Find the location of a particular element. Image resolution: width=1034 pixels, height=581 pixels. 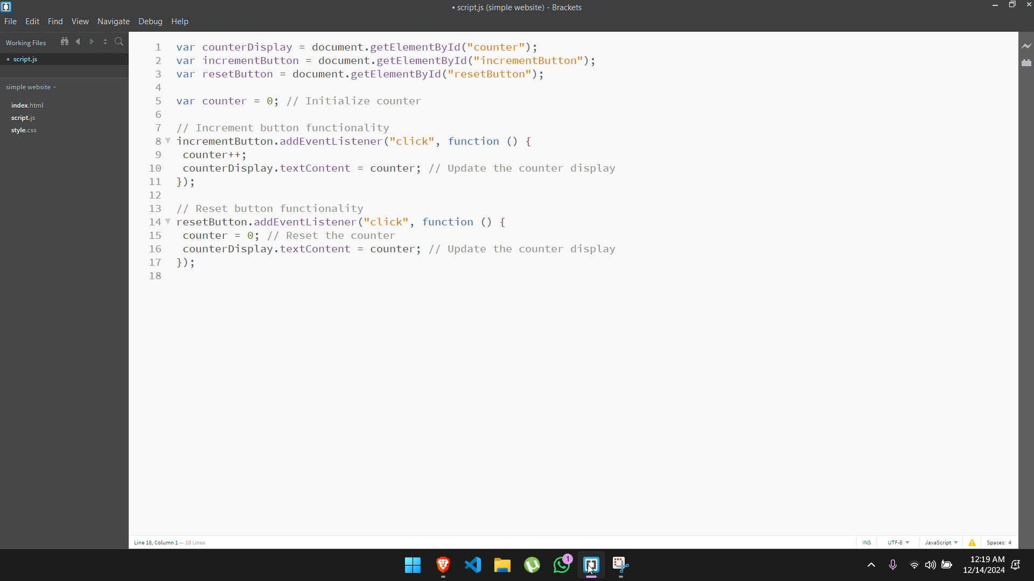

move forward is located at coordinates (93, 40).